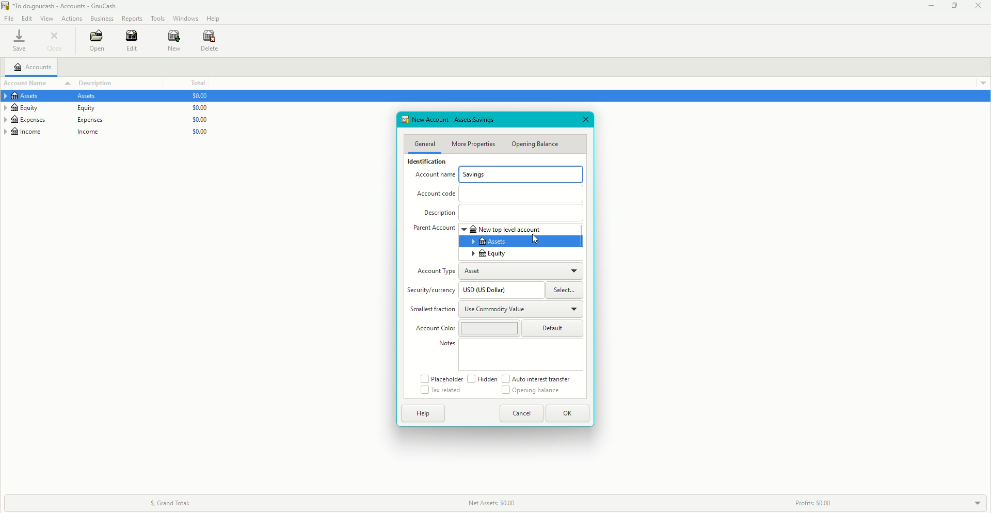  What do you see at coordinates (441, 378) in the screenshot?
I see `Placeholder` at bounding box center [441, 378].